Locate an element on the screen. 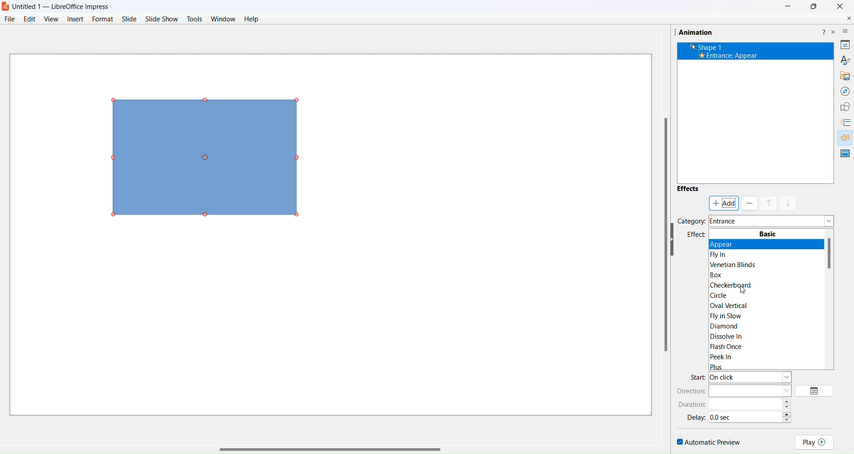 This screenshot has height=454, width=854. Plus is located at coordinates (748, 365).